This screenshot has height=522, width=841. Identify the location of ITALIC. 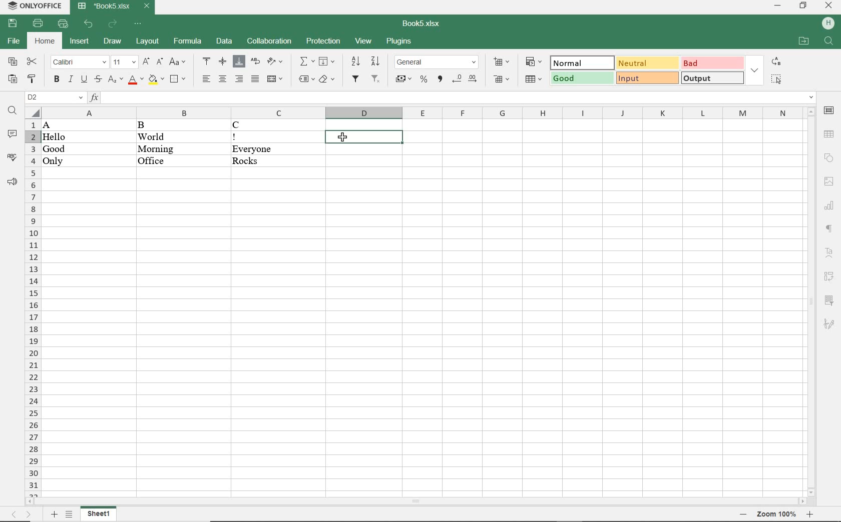
(70, 80).